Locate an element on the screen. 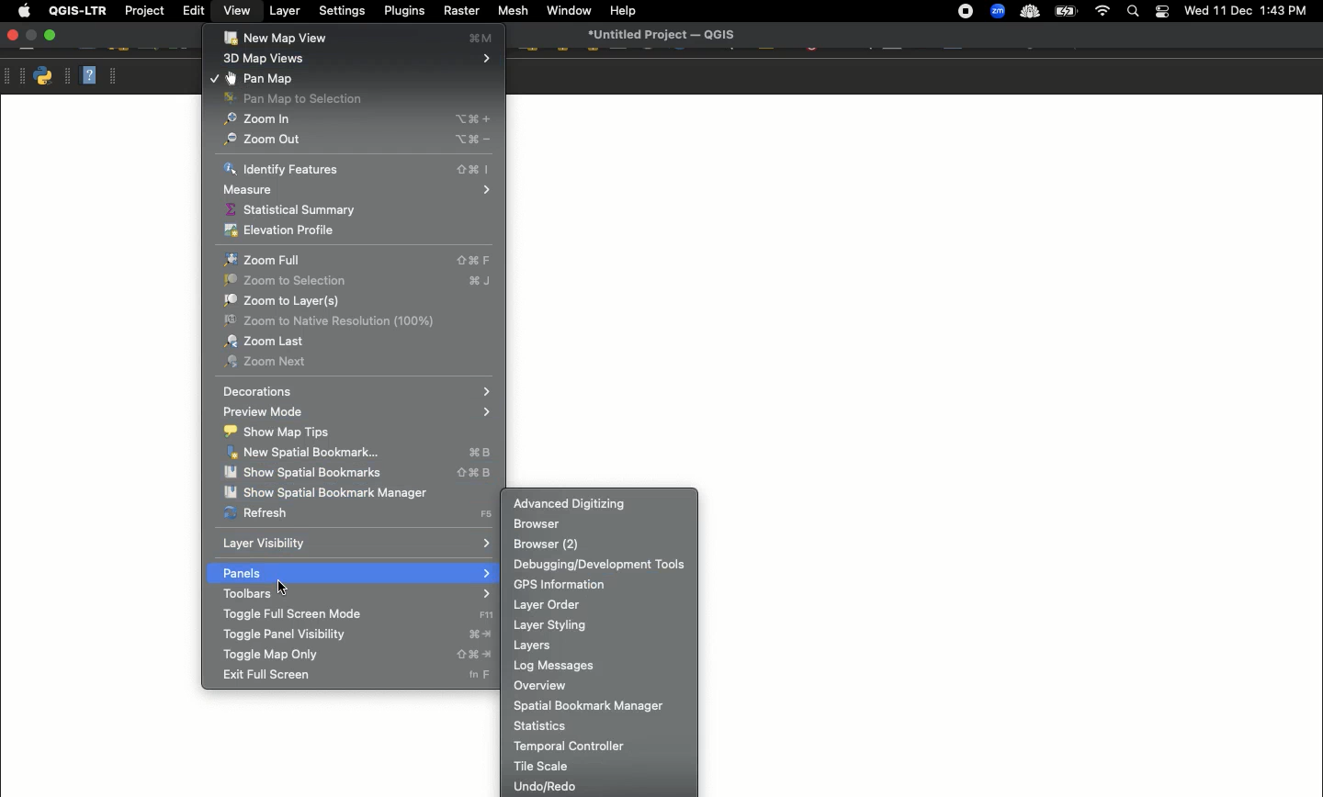 Image resolution: width=1323 pixels, height=797 pixels.  is located at coordinates (8, 77).